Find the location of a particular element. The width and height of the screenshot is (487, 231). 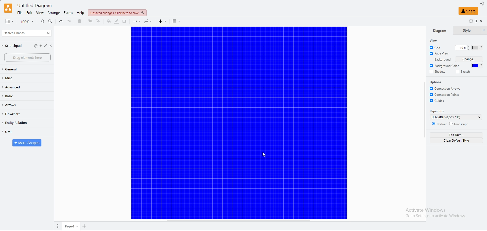

untitled diagram is located at coordinates (37, 5).